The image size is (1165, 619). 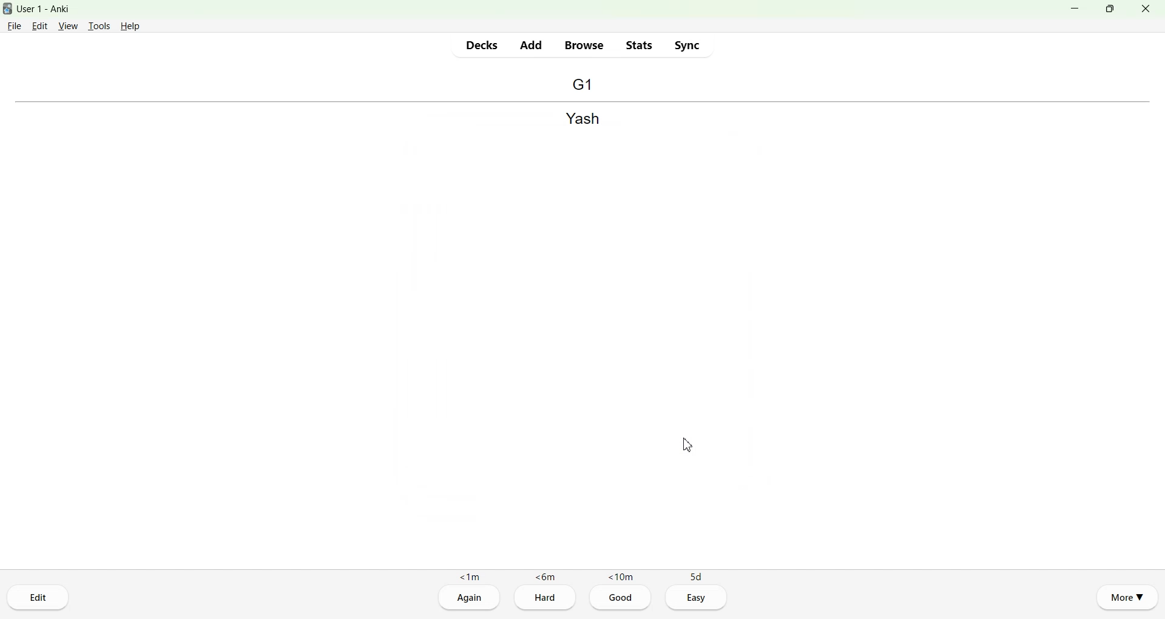 I want to click on Edit, so click(x=41, y=25).